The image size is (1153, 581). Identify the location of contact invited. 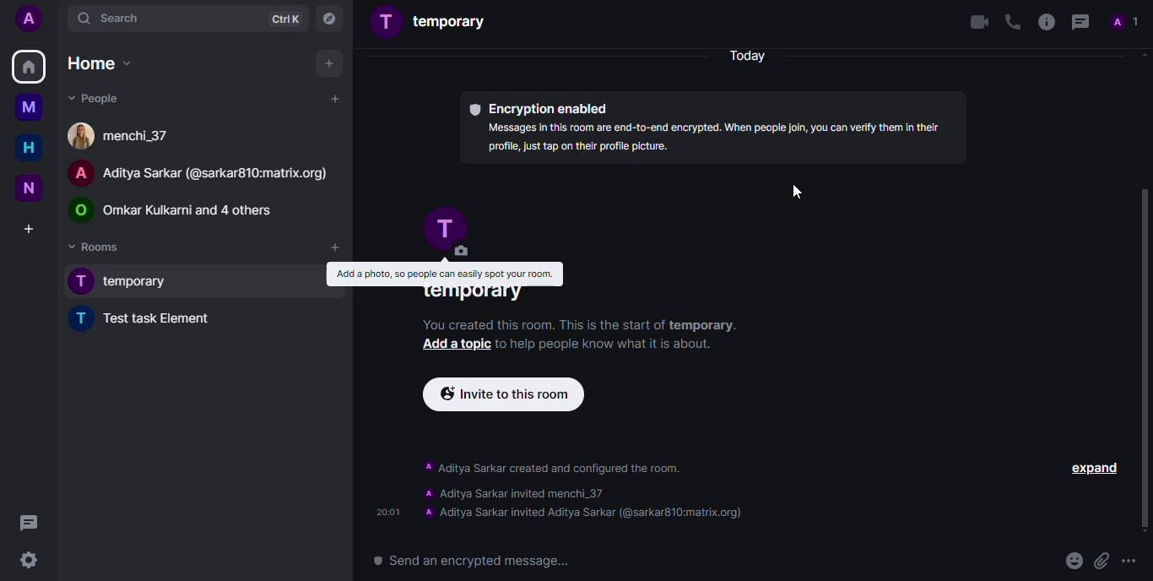
(511, 493).